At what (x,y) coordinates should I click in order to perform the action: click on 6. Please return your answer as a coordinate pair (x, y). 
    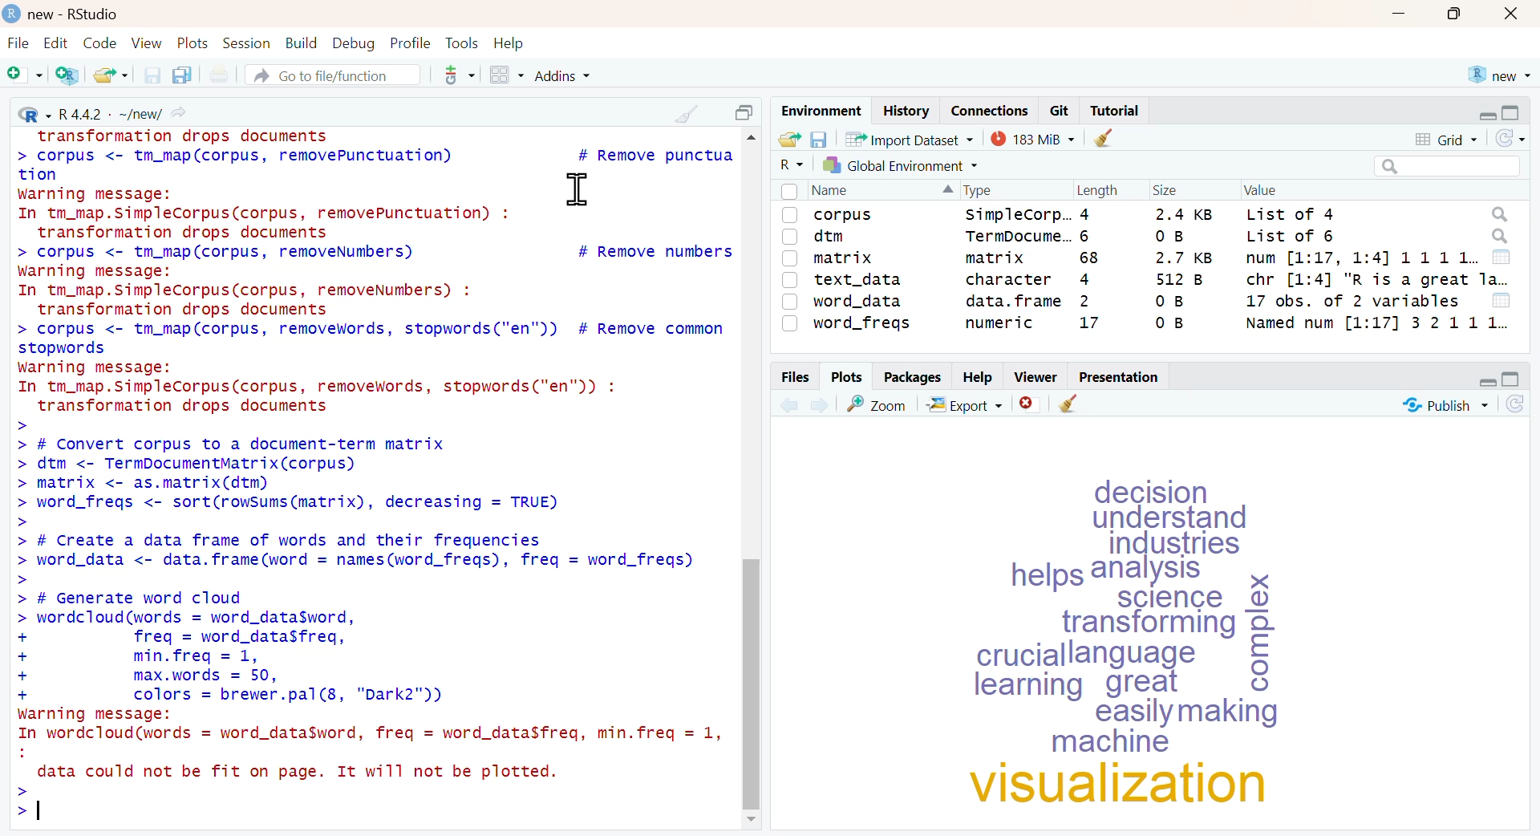
    Looking at the image, I should click on (1088, 235).